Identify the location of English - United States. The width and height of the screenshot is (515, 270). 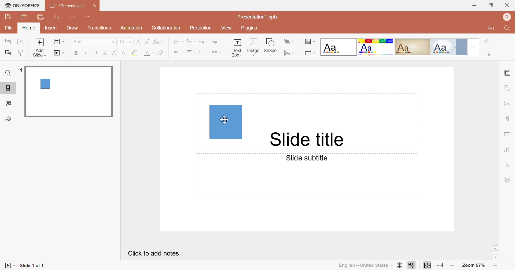
(364, 265).